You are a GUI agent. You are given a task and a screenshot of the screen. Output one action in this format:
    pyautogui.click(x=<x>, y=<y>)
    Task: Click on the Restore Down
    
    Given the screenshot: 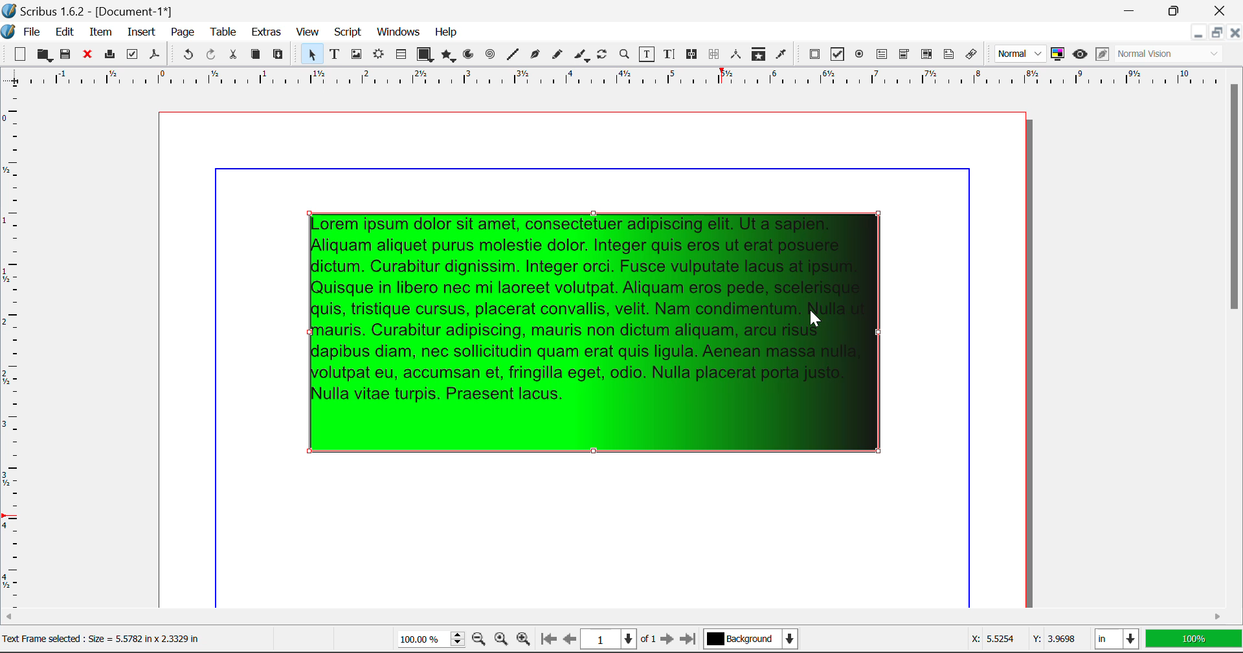 What is the action you would take?
    pyautogui.click(x=1197, y=33)
    